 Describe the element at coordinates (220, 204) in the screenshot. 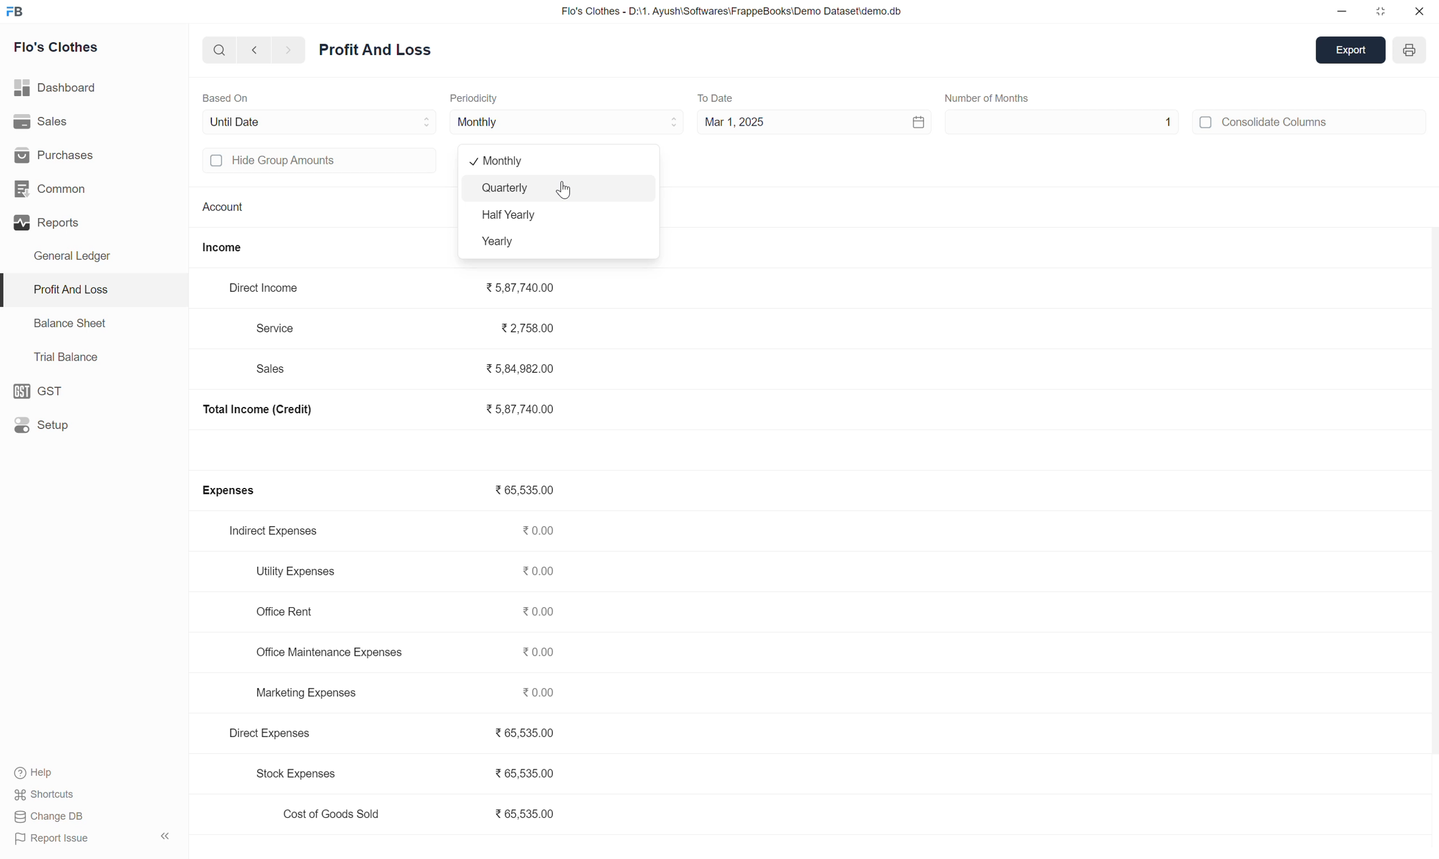

I see `Account` at that location.